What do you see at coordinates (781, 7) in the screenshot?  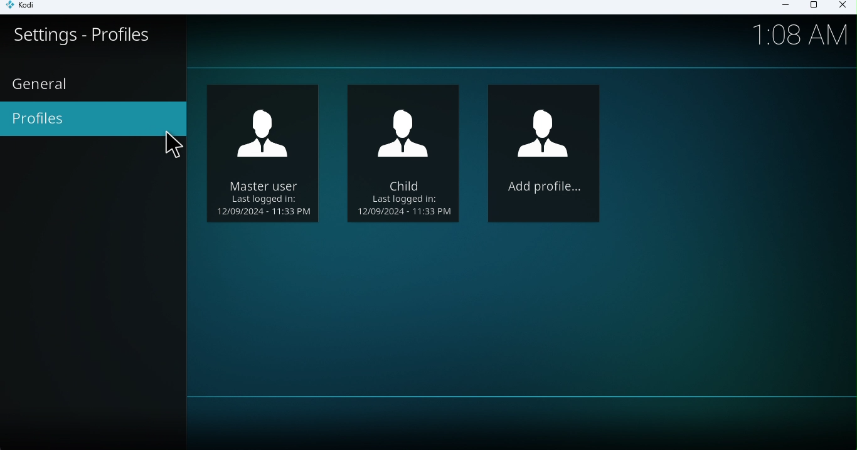 I see `Minimize` at bounding box center [781, 7].